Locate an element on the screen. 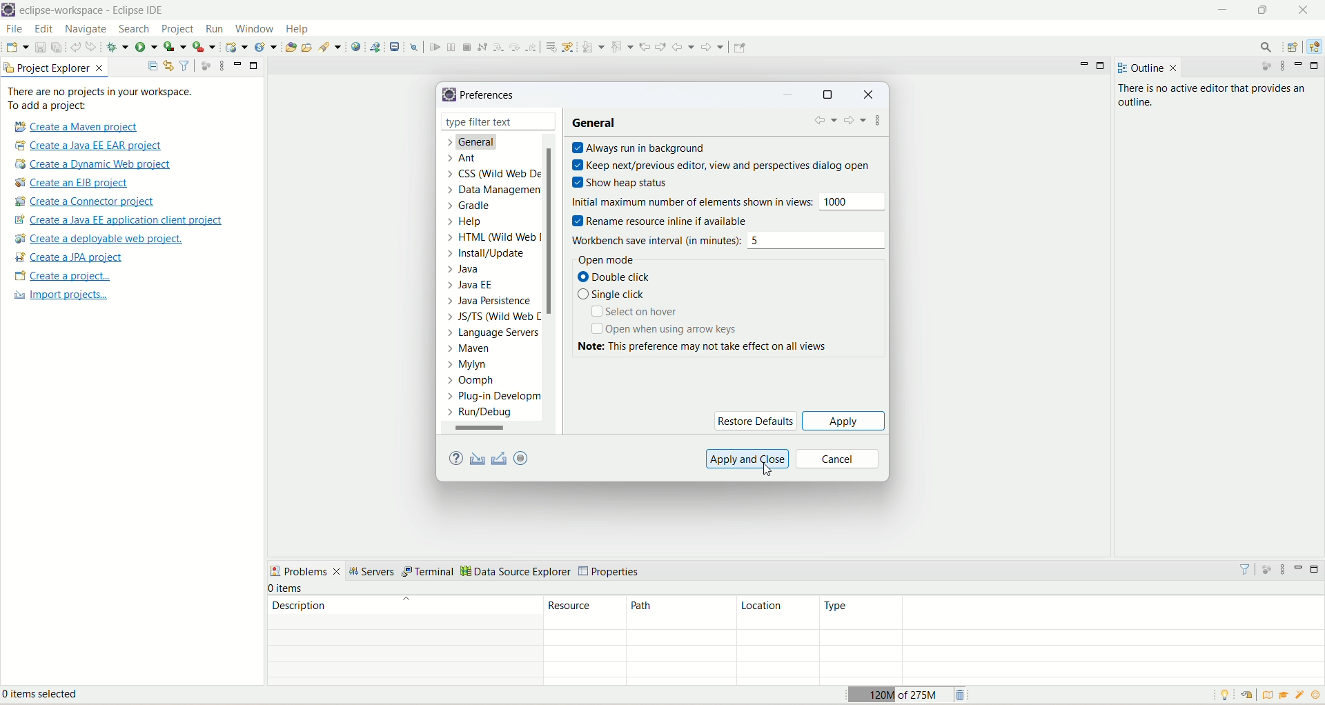 The width and height of the screenshot is (1325, 705). CSS is located at coordinates (491, 176).